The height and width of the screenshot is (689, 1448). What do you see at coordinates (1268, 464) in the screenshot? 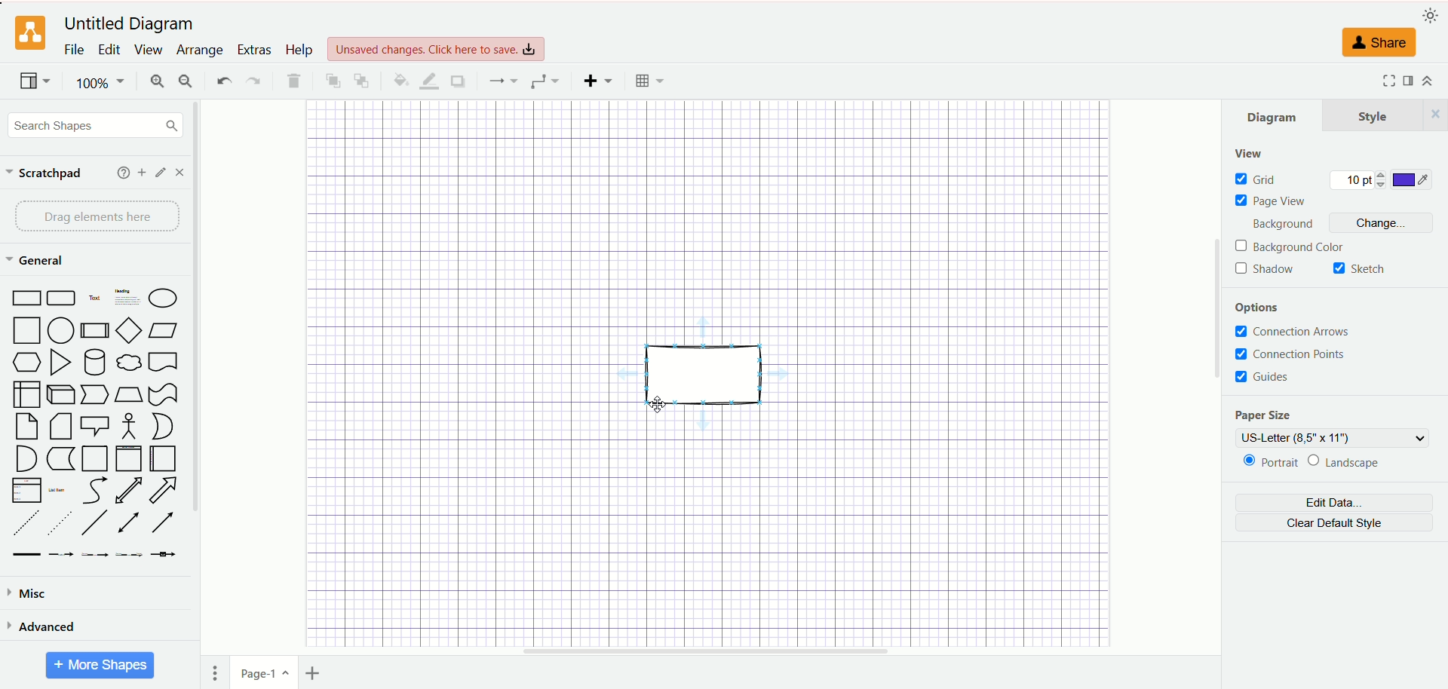
I see `portrait` at bounding box center [1268, 464].